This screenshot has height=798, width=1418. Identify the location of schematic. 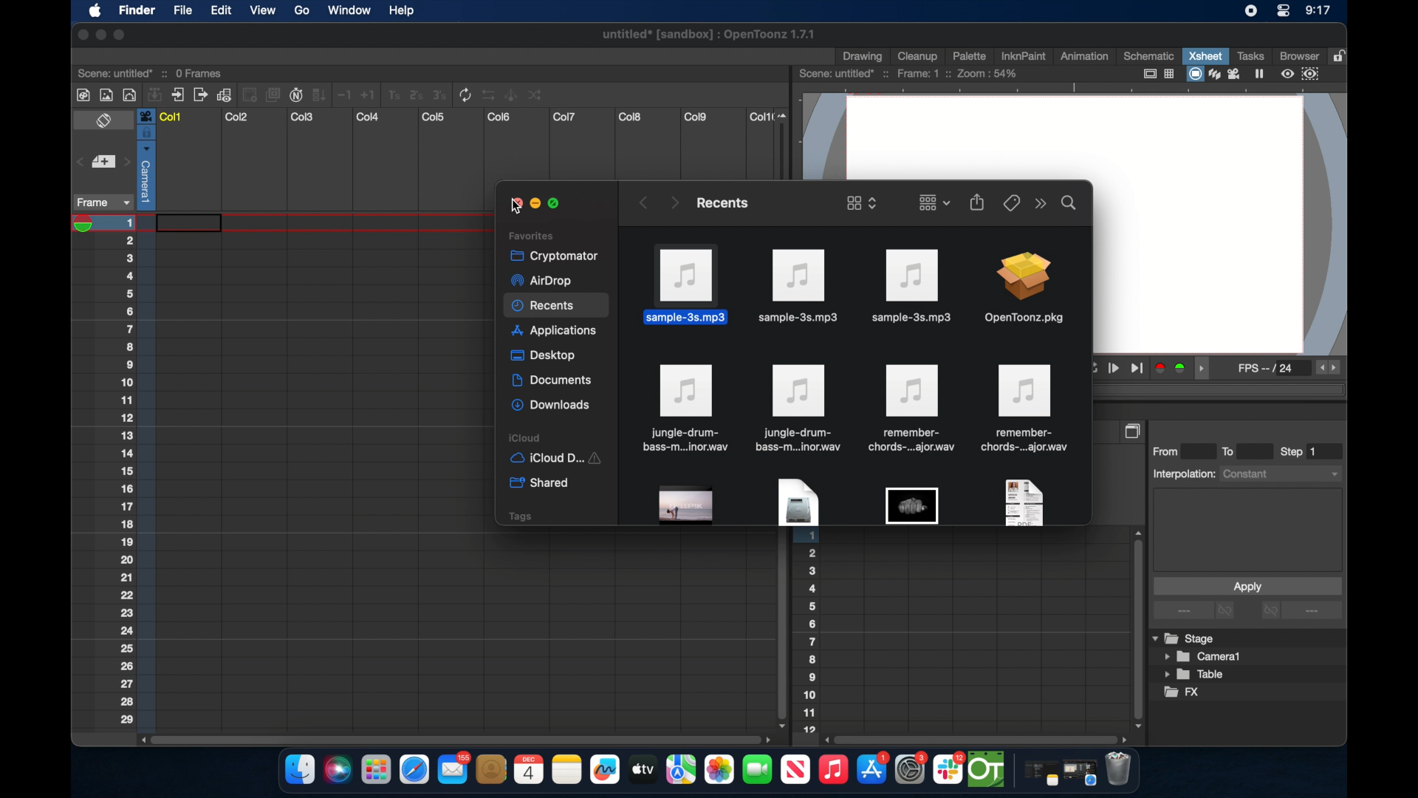
(1149, 55).